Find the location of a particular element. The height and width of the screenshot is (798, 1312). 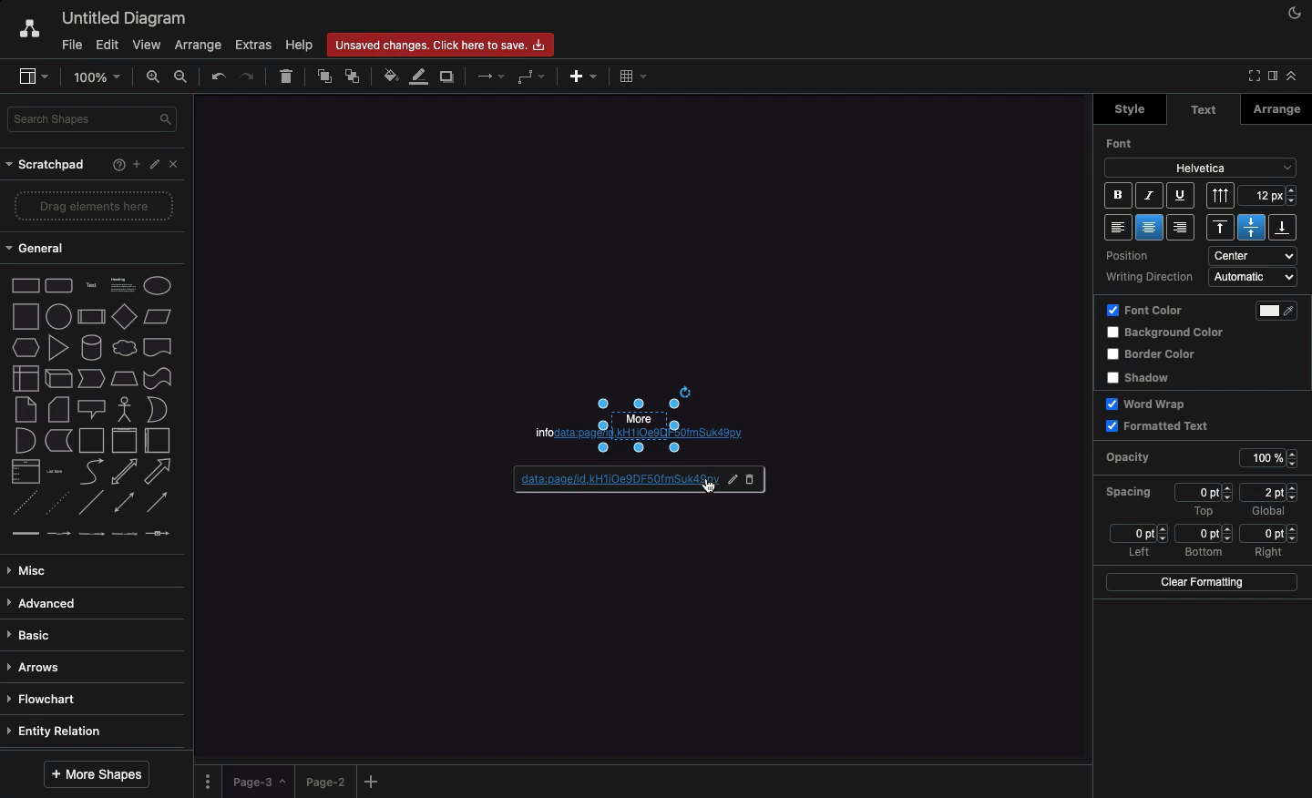

Undo is located at coordinates (219, 77).